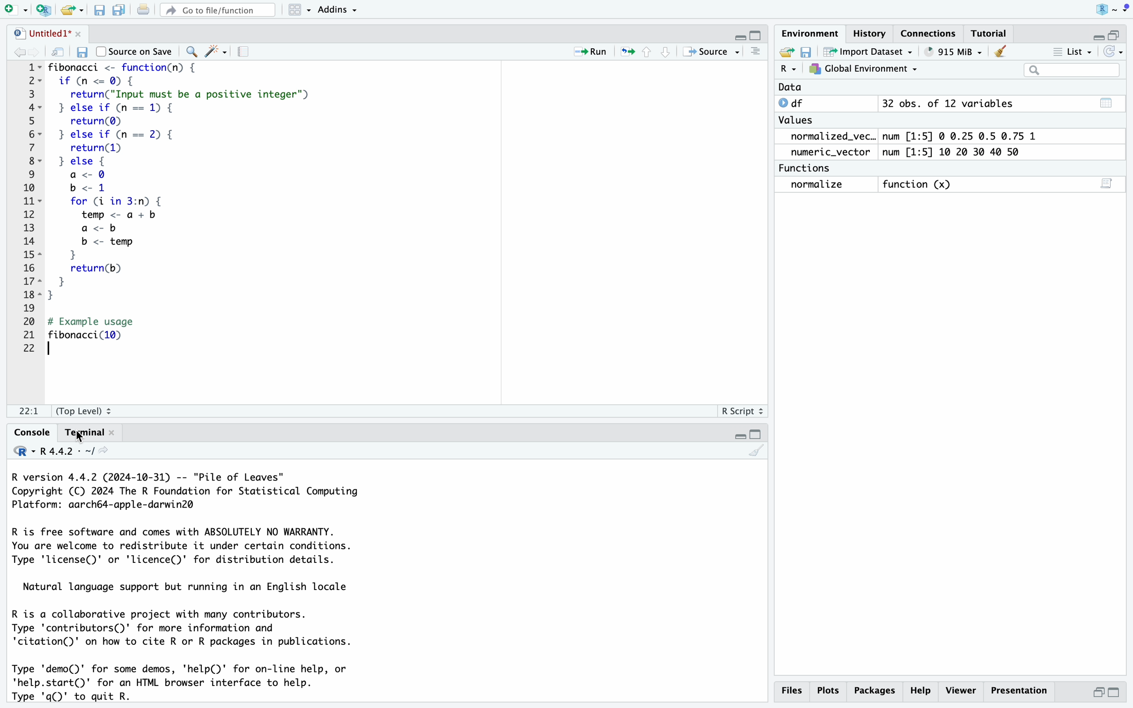 The image size is (1133, 708). Describe the element at coordinates (243, 52) in the screenshot. I see `compile report` at that location.